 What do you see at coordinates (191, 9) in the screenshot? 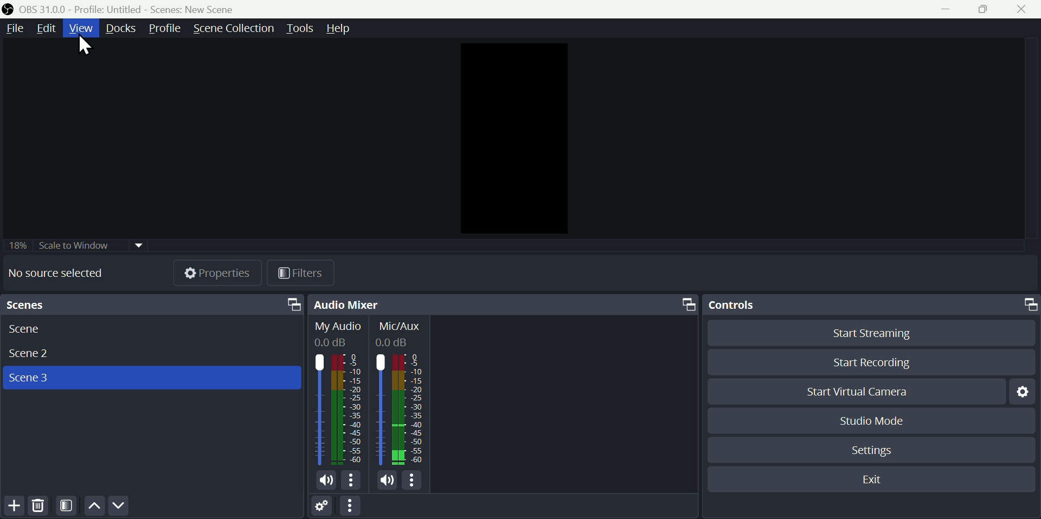
I see `Scenes Title` at bounding box center [191, 9].